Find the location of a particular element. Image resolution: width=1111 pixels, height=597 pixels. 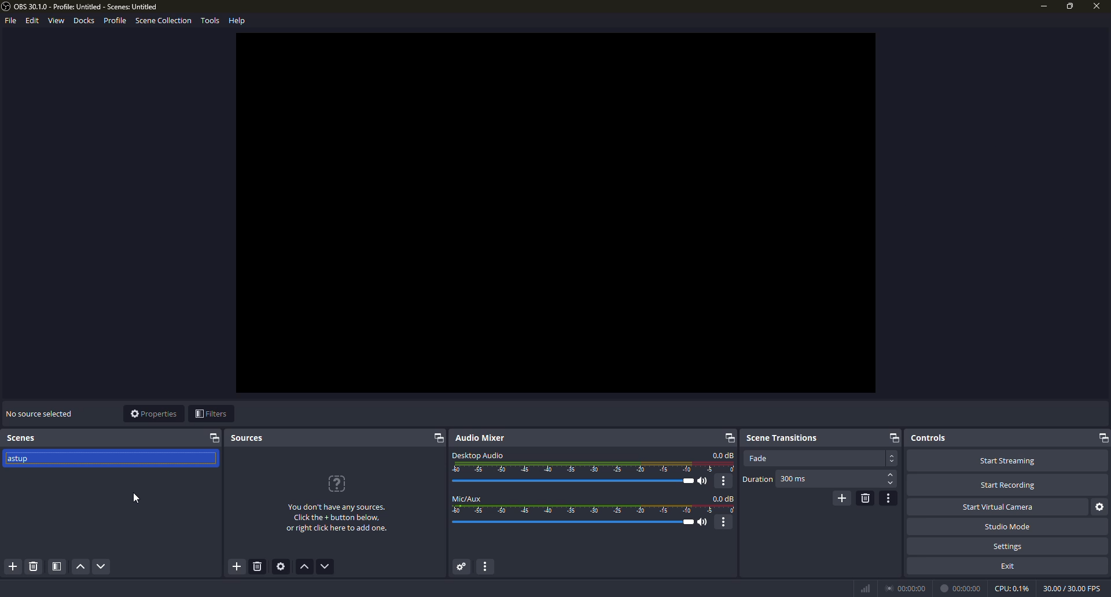

300 ms is located at coordinates (794, 480).